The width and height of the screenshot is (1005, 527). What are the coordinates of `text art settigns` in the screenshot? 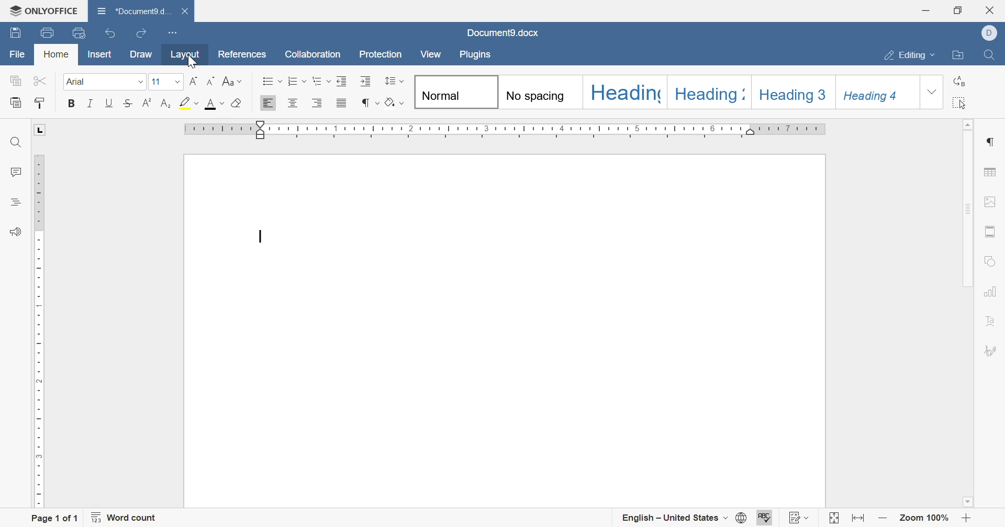 It's located at (991, 321).